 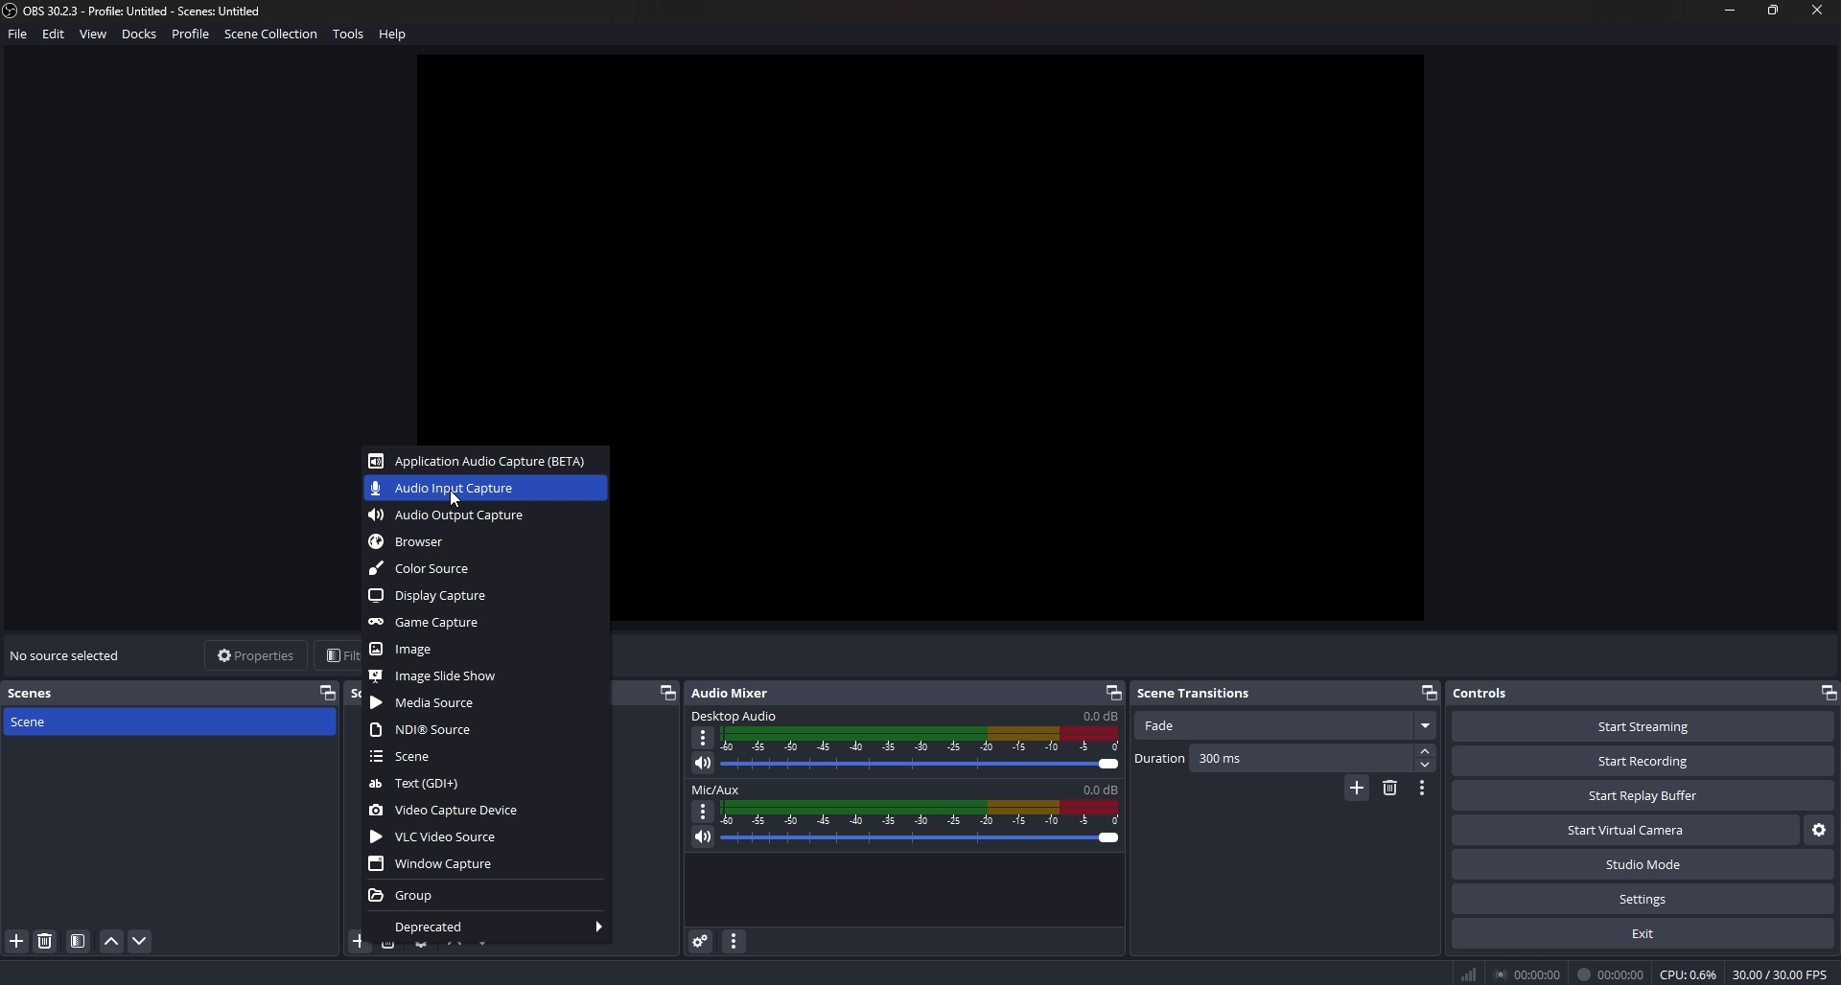 I want to click on files, so click(x=79, y=944).